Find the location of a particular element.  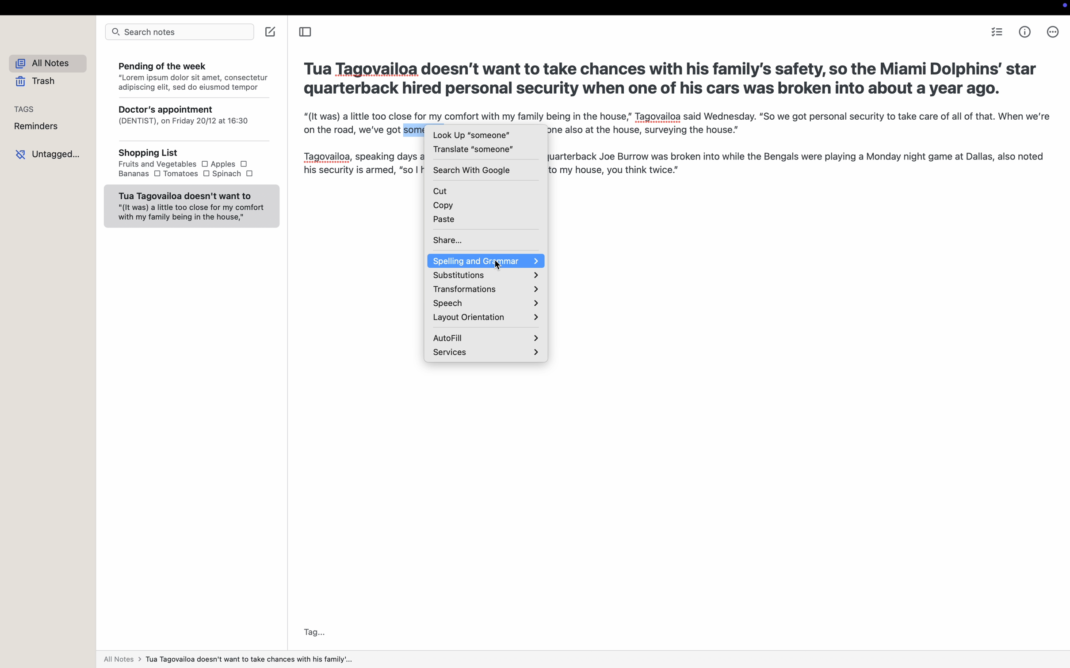

spelling and grammar is located at coordinates (485, 261).